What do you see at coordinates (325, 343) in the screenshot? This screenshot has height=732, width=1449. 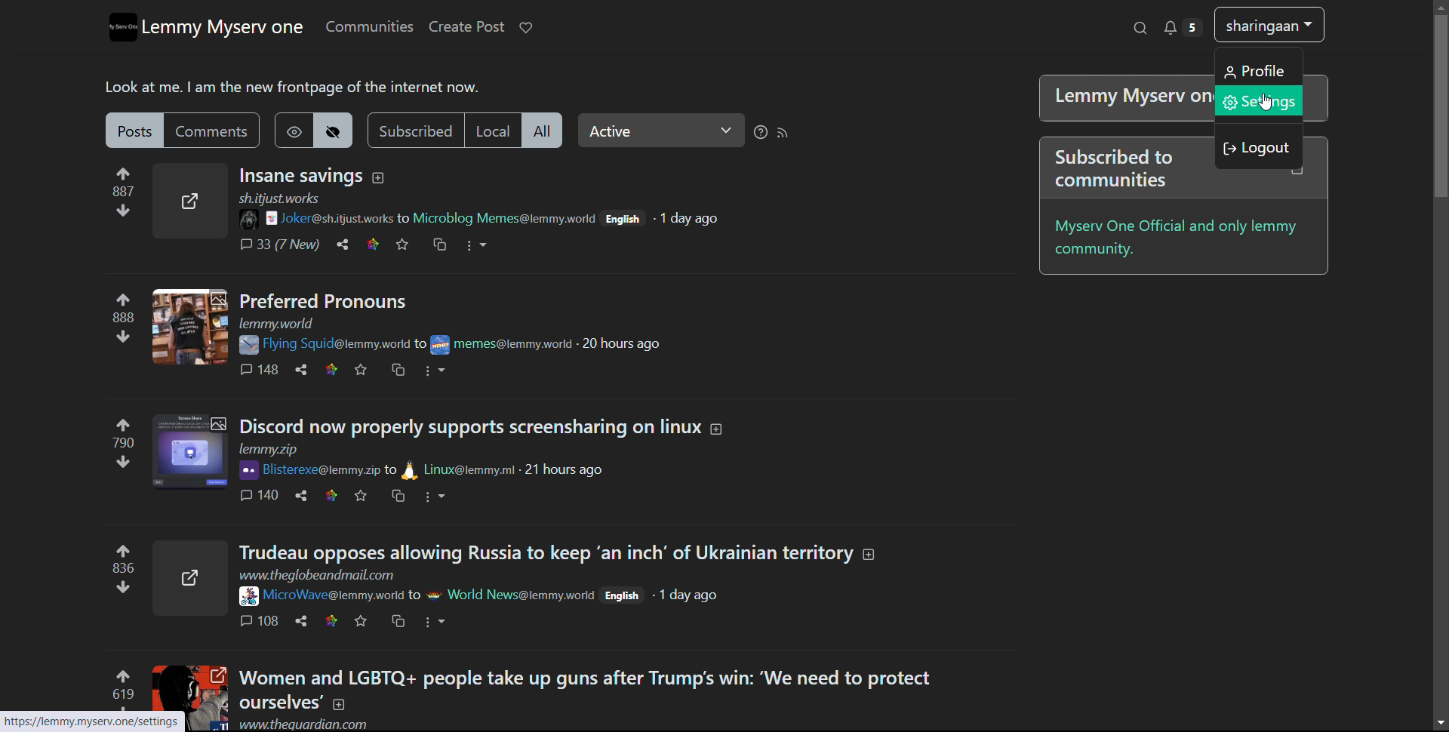 I see `Flying Squid@lemmy.world` at bounding box center [325, 343].